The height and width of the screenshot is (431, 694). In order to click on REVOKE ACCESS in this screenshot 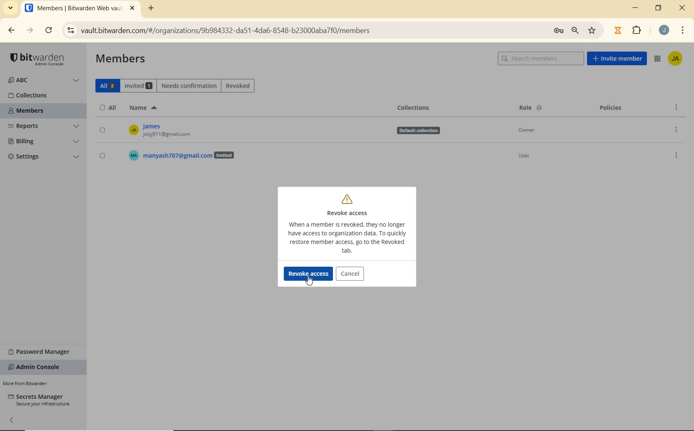, I will do `click(350, 206)`.